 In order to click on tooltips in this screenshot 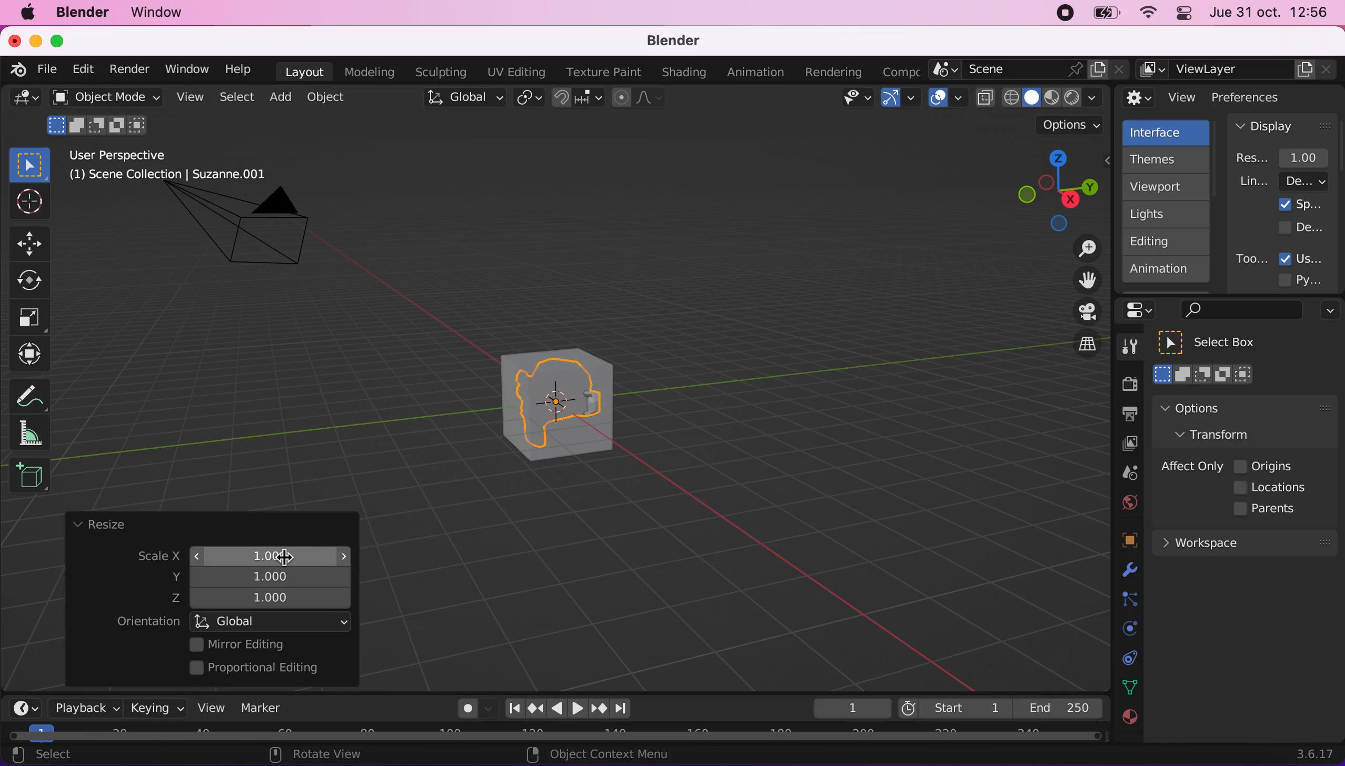, I will do `click(1251, 258)`.